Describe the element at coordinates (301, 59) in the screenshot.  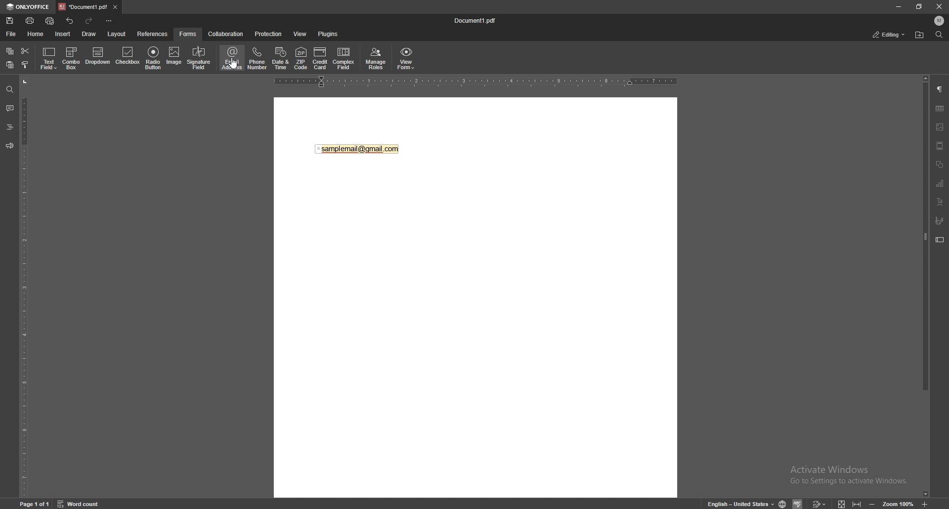
I see `zip code` at that location.